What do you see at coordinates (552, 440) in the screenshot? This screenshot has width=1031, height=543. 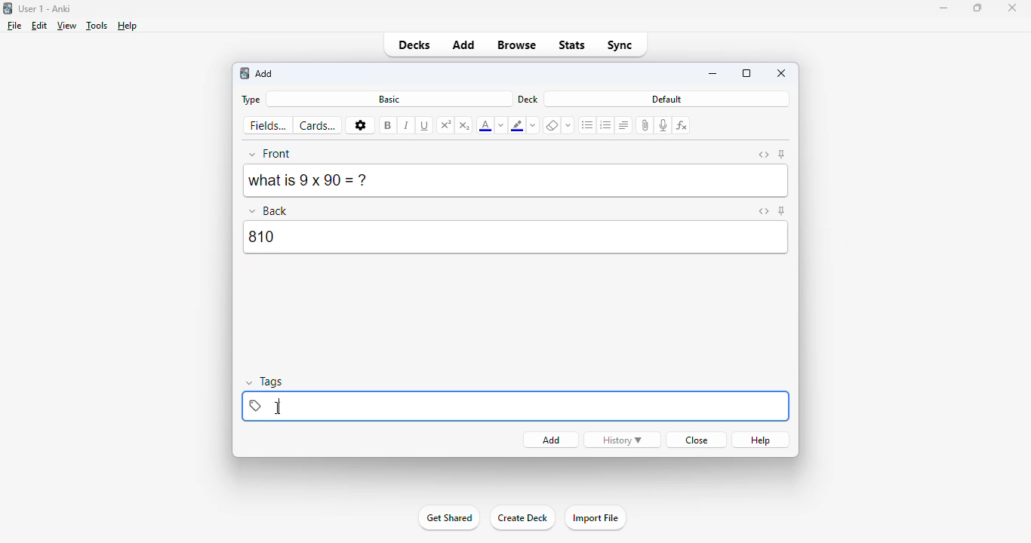 I see `add` at bounding box center [552, 440].